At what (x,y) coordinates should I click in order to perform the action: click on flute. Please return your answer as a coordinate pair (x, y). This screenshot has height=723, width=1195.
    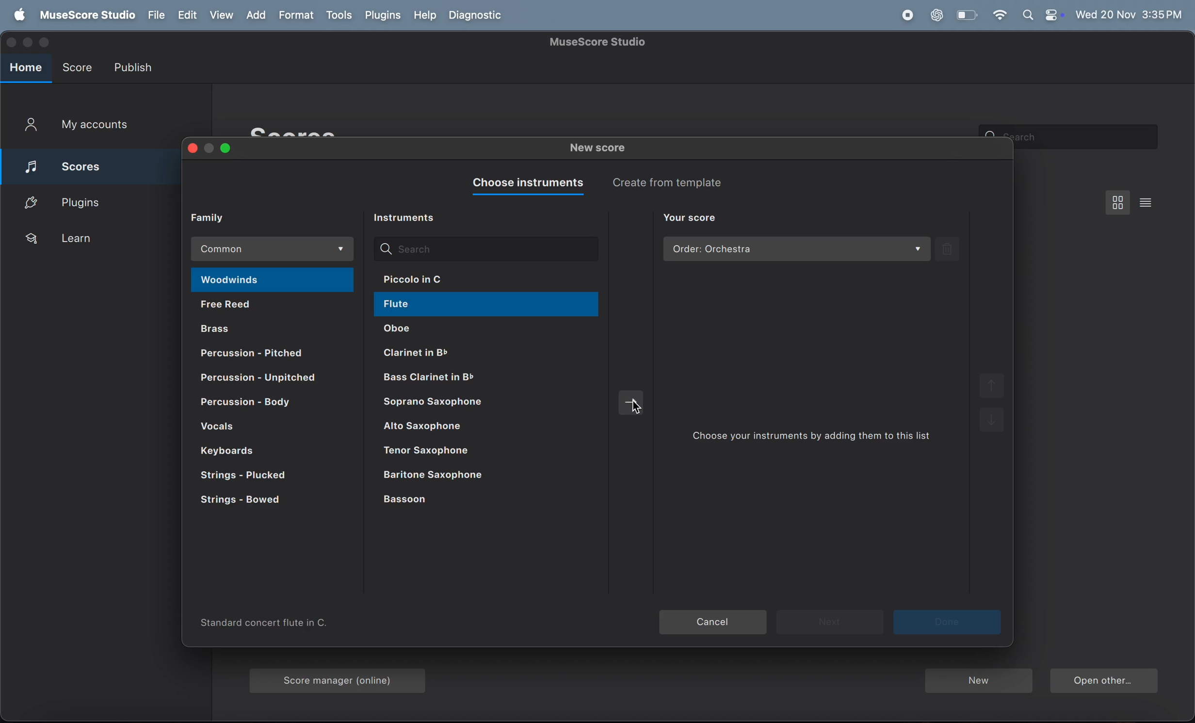
    Looking at the image, I should click on (466, 306).